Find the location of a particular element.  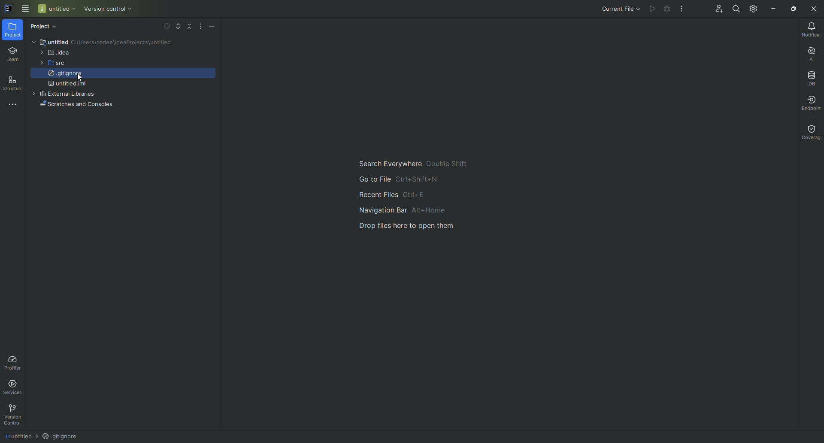

More tools is located at coordinates (14, 104).